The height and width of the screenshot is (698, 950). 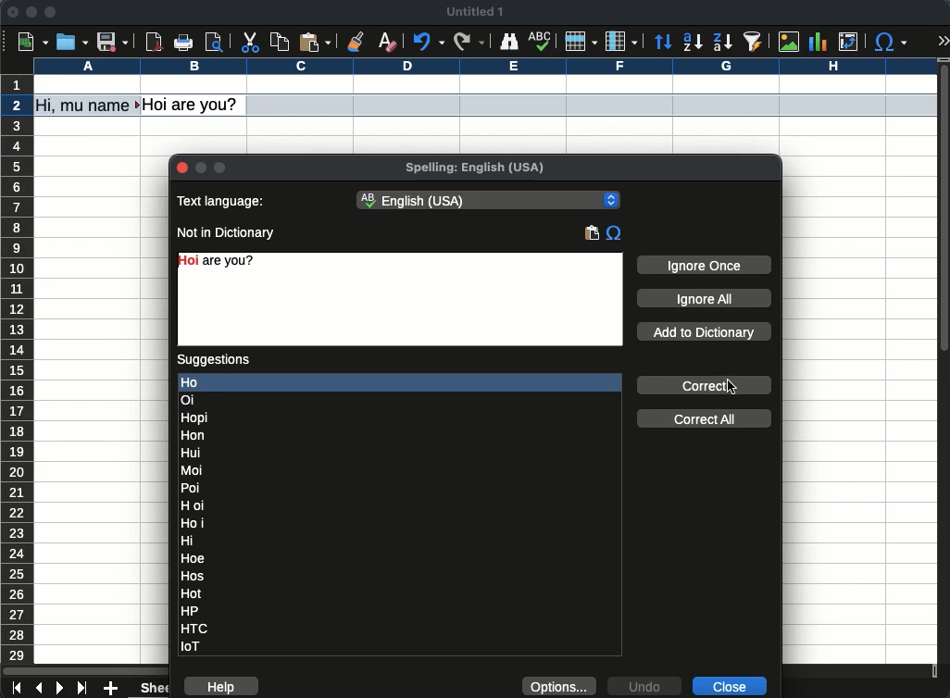 I want to click on first sheet, so click(x=19, y=688).